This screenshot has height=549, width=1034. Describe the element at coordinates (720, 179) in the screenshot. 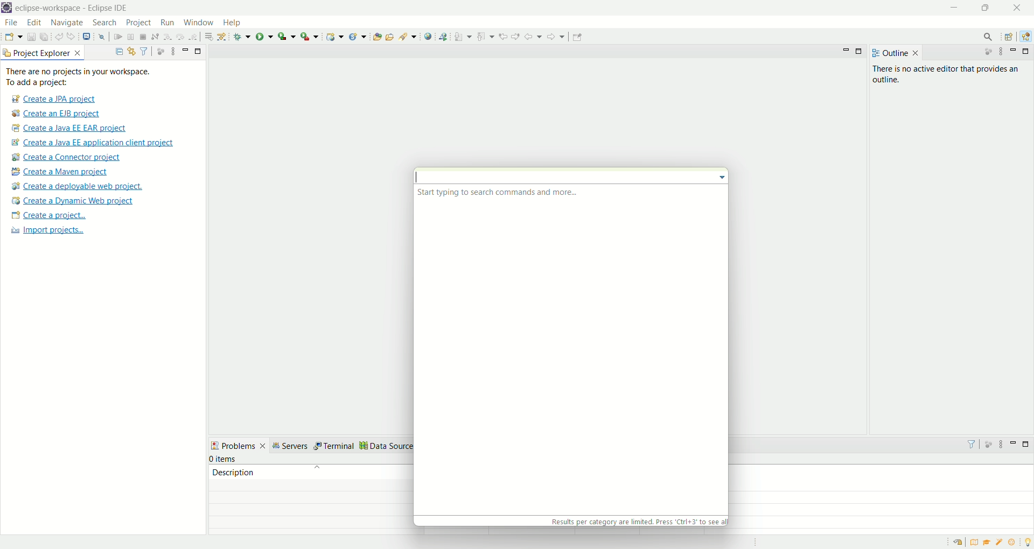

I see `menu` at that location.